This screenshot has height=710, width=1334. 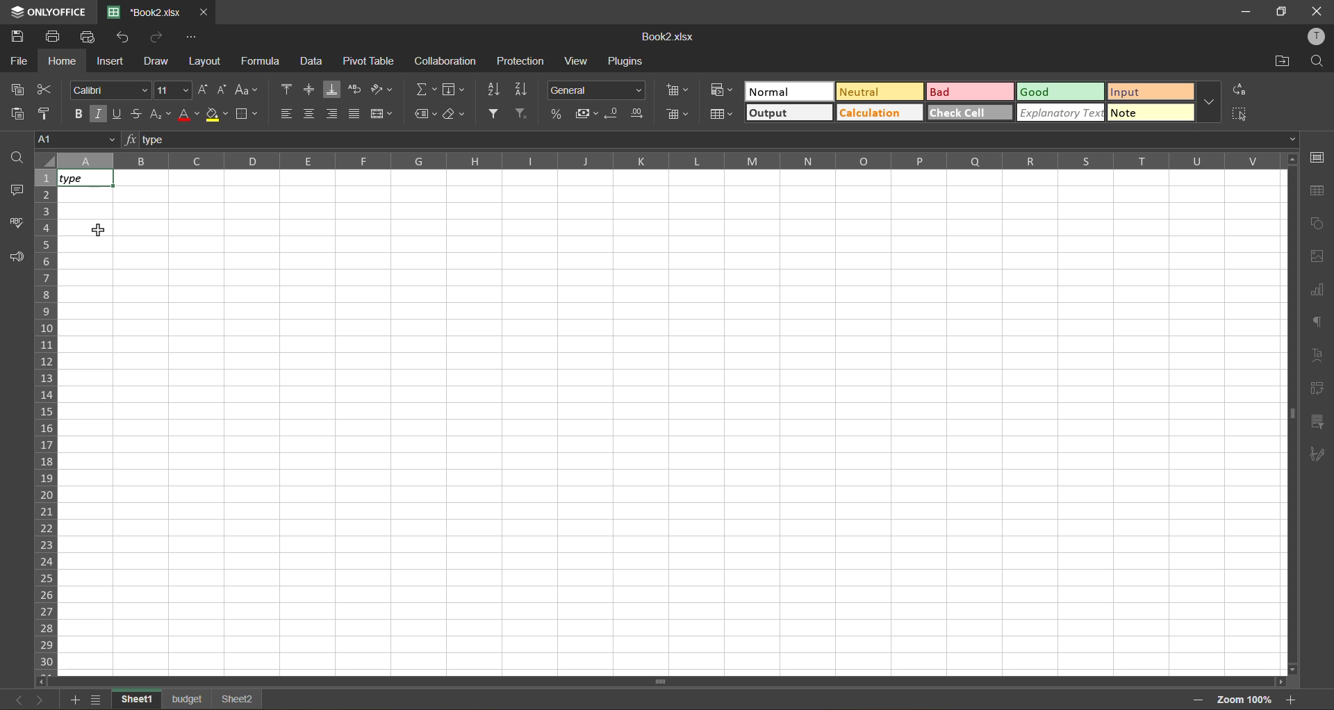 What do you see at coordinates (16, 258) in the screenshot?
I see `feedback` at bounding box center [16, 258].